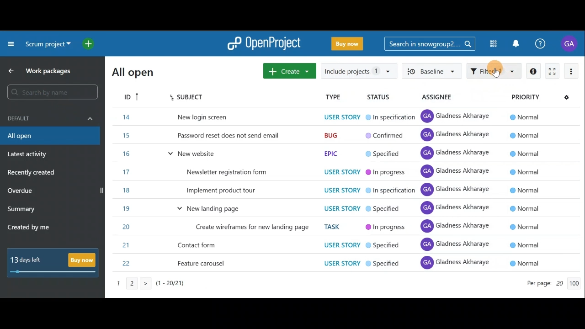 The width and height of the screenshot is (585, 329). I want to click on Latest activity, so click(28, 155).